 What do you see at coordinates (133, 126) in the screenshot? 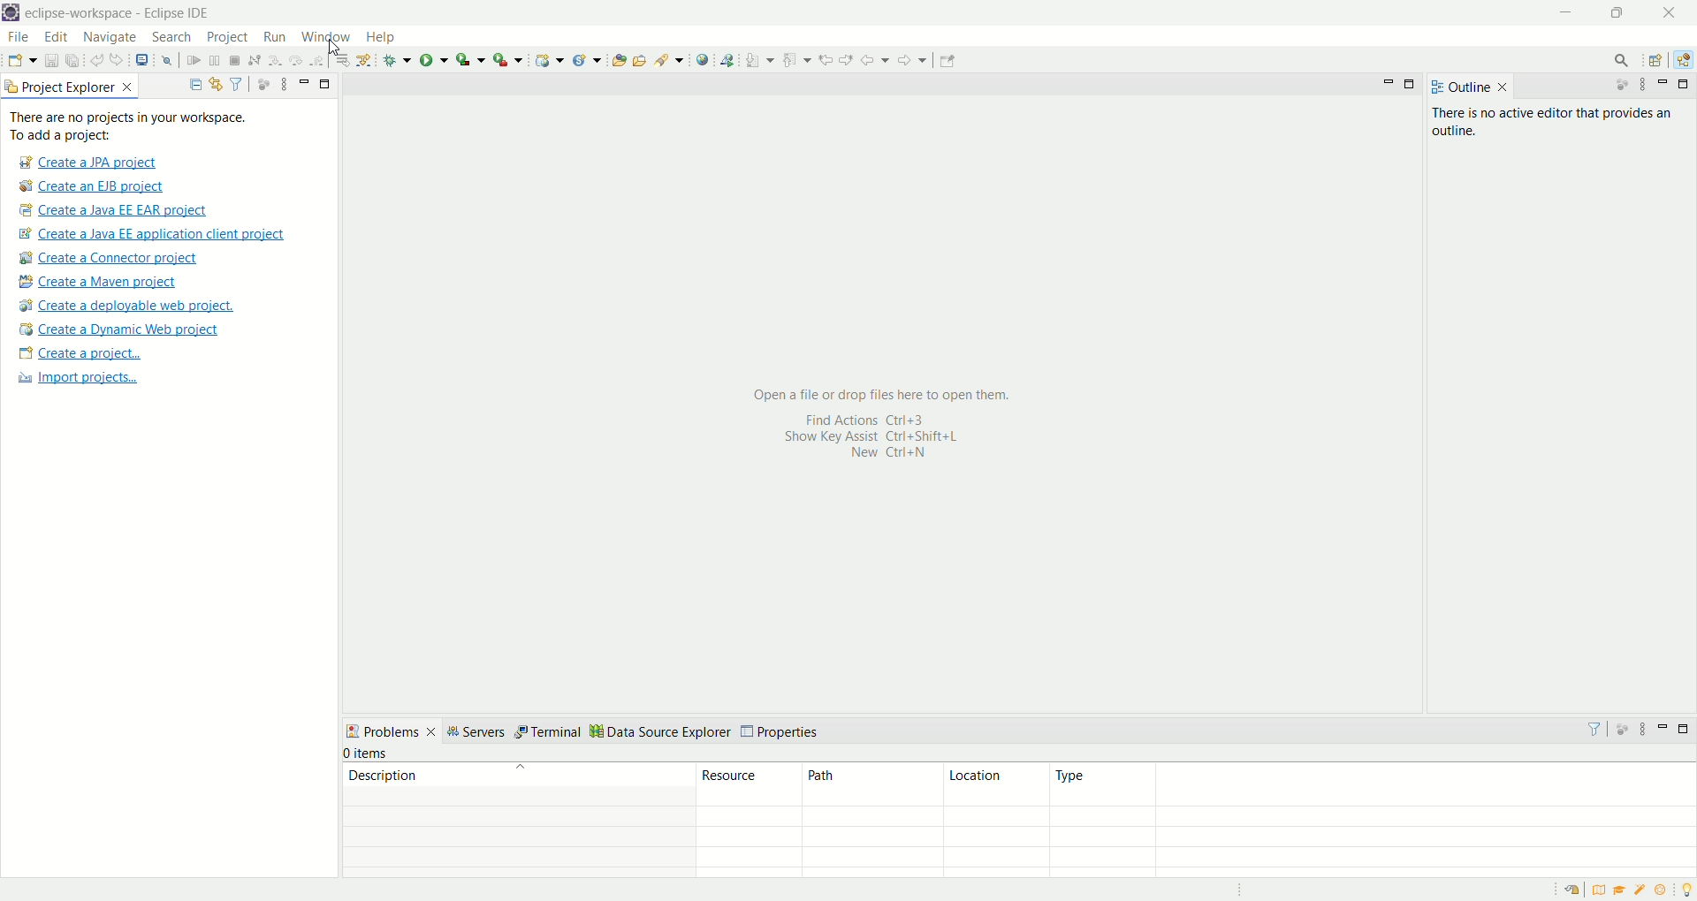
I see `There are no projects in your workspace. To add a project:` at bounding box center [133, 126].